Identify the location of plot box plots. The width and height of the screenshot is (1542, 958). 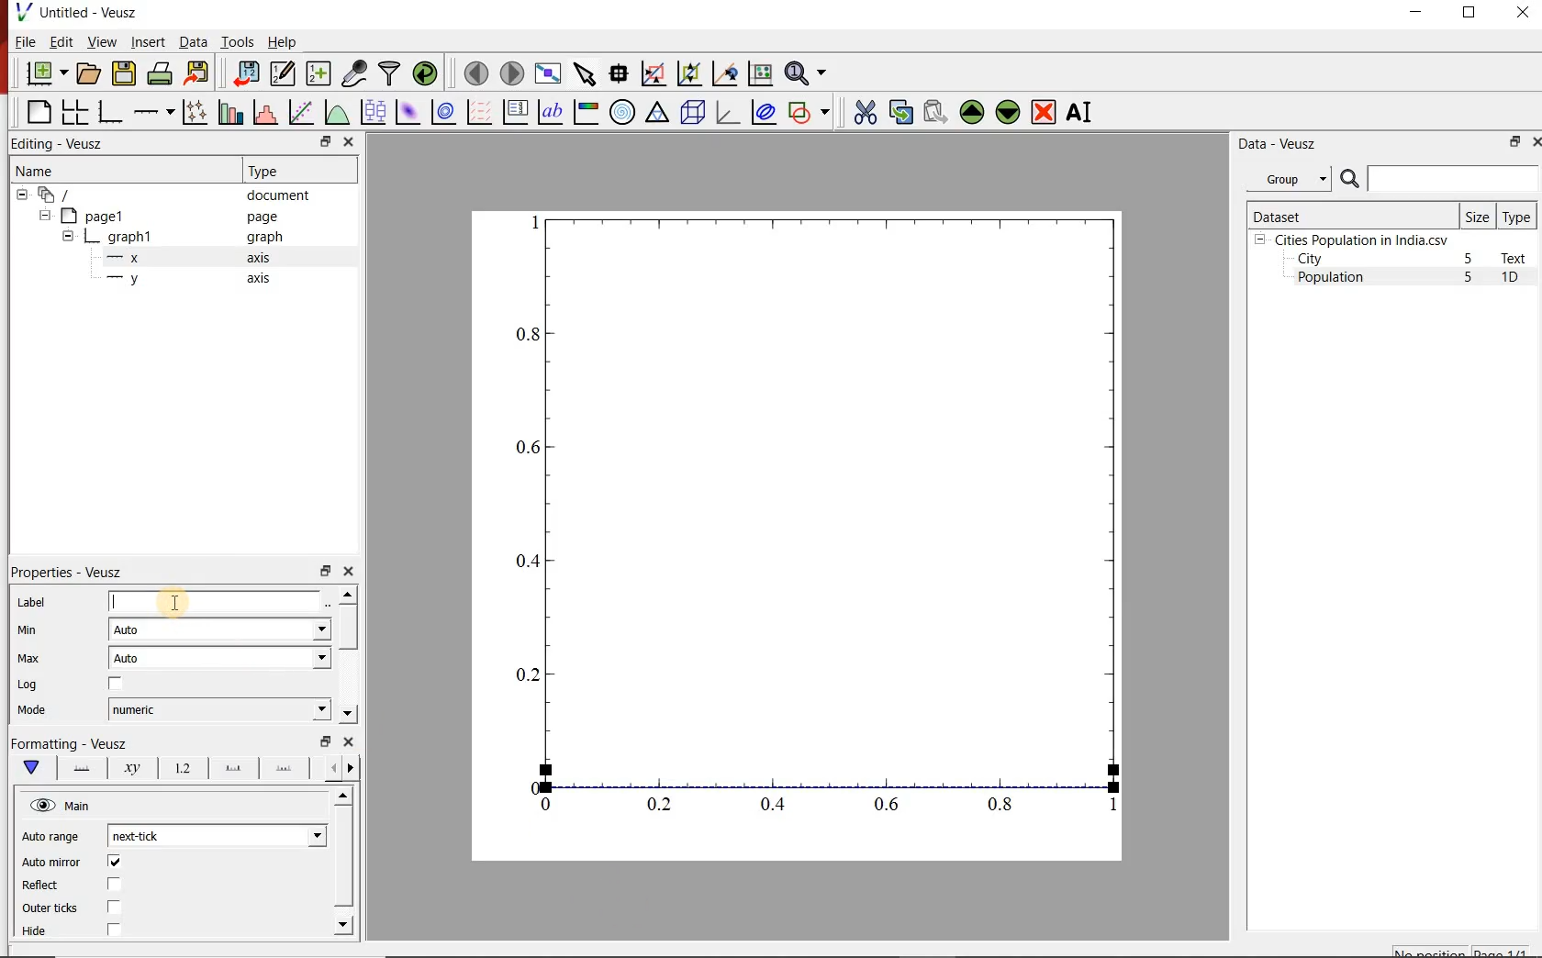
(372, 111).